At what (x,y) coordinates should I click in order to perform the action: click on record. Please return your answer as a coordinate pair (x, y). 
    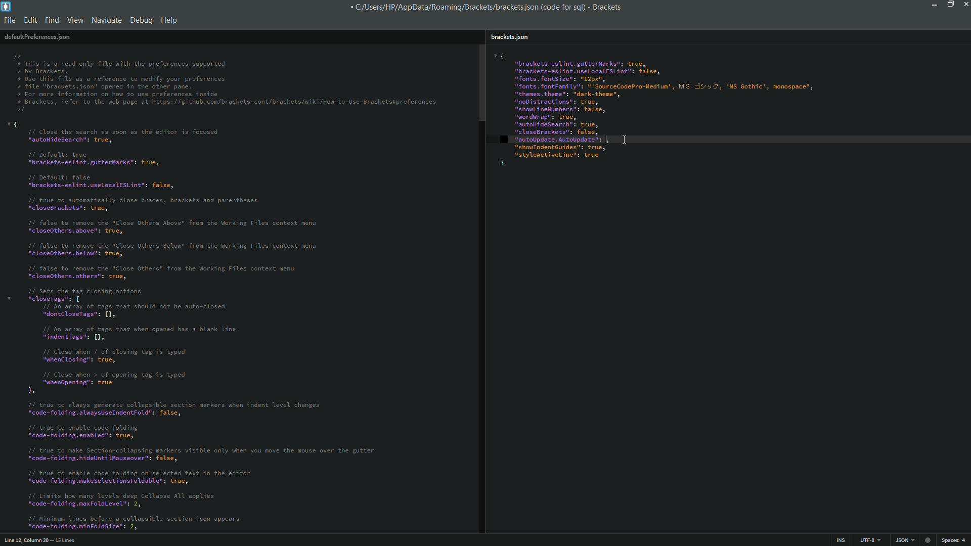
    Looking at the image, I should click on (929, 539).